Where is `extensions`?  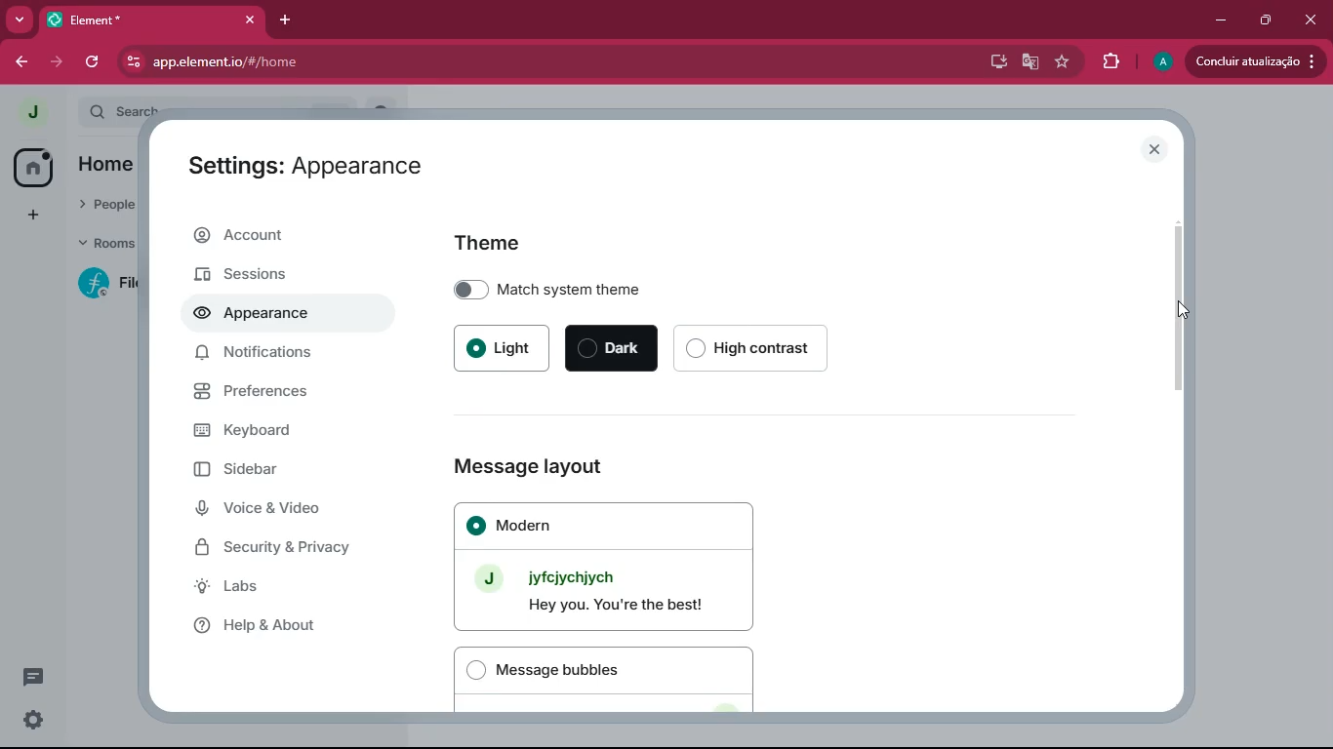 extensions is located at coordinates (1111, 59).